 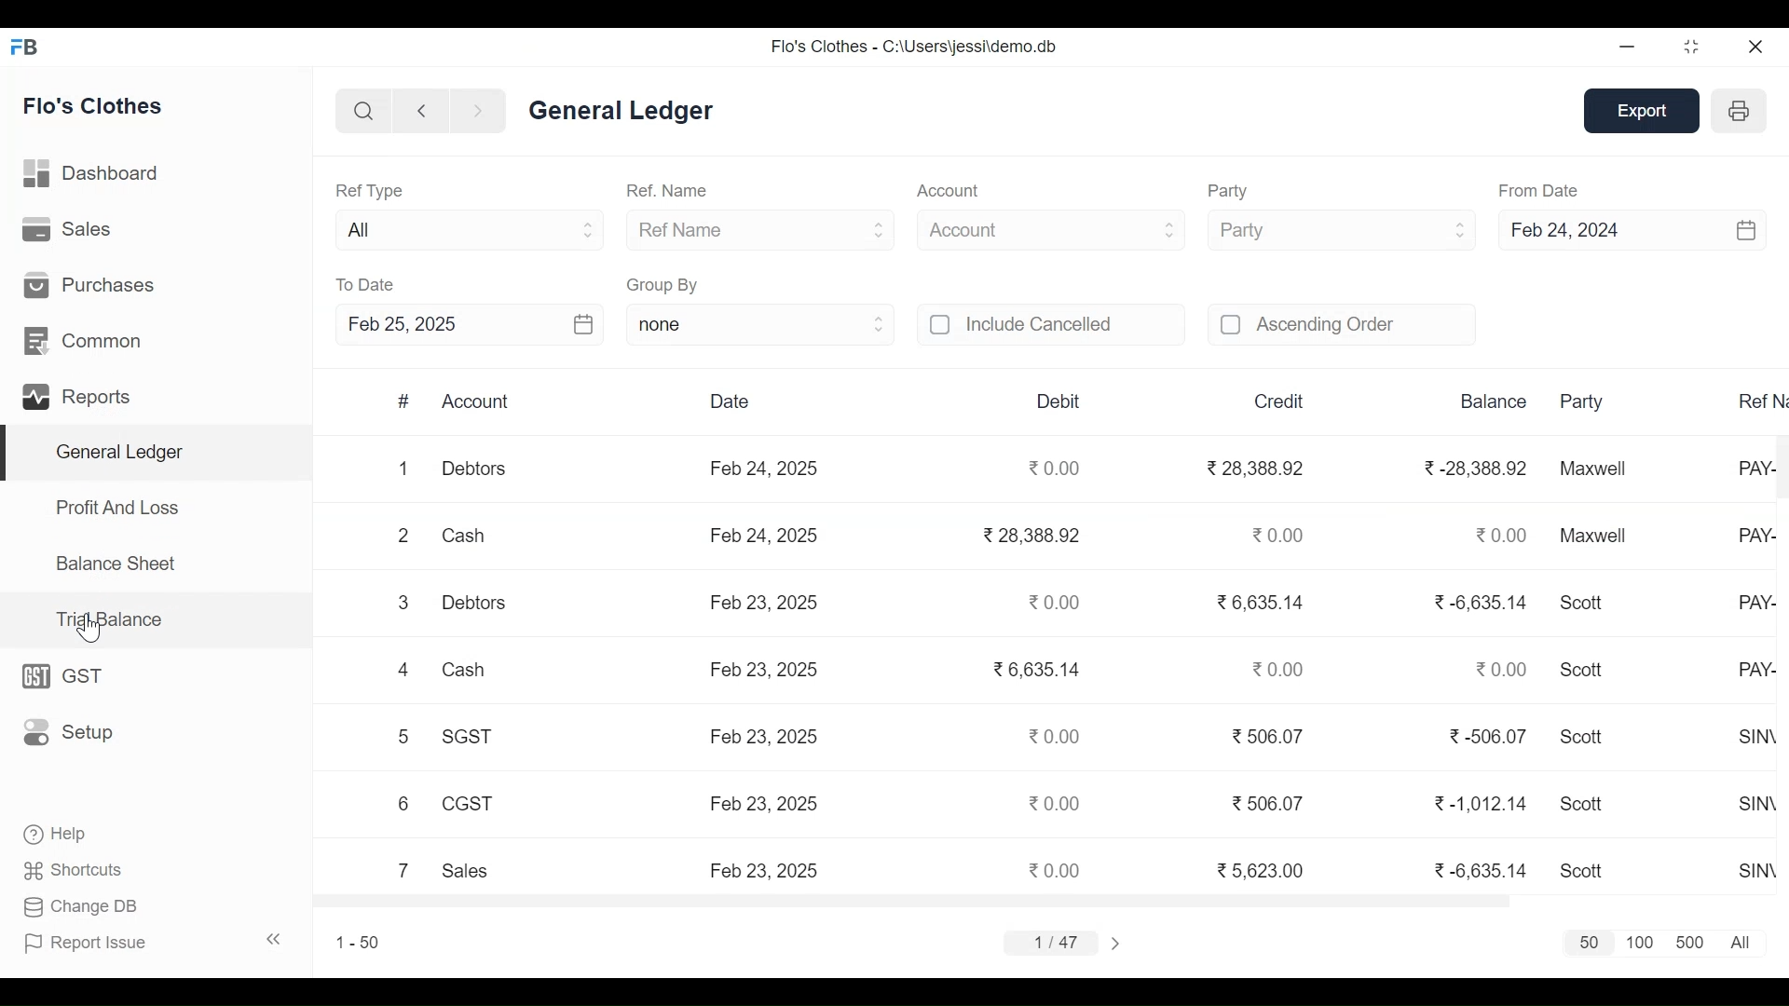 What do you see at coordinates (26, 48) in the screenshot?
I see `Frappe Books Desktop icon` at bounding box center [26, 48].